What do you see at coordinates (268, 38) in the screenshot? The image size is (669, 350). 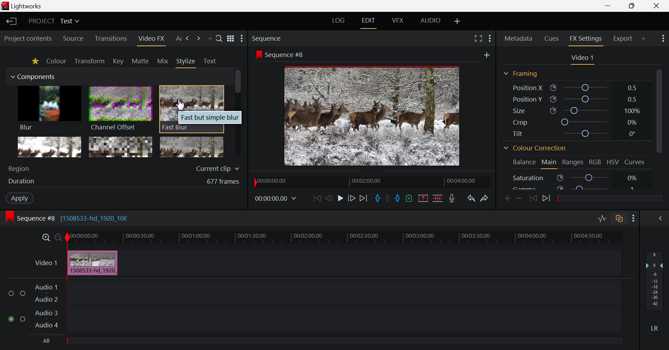 I see `Sequence ` at bounding box center [268, 38].